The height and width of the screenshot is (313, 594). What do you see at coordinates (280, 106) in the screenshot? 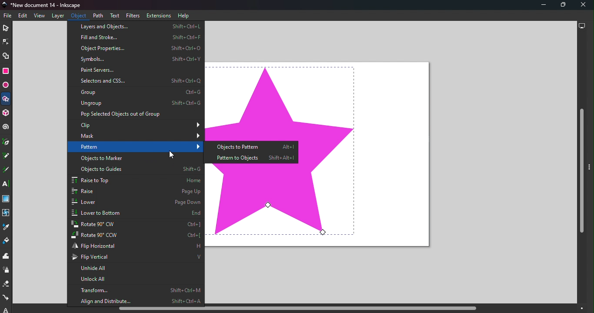
I see `shape` at bounding box center [280, 106].